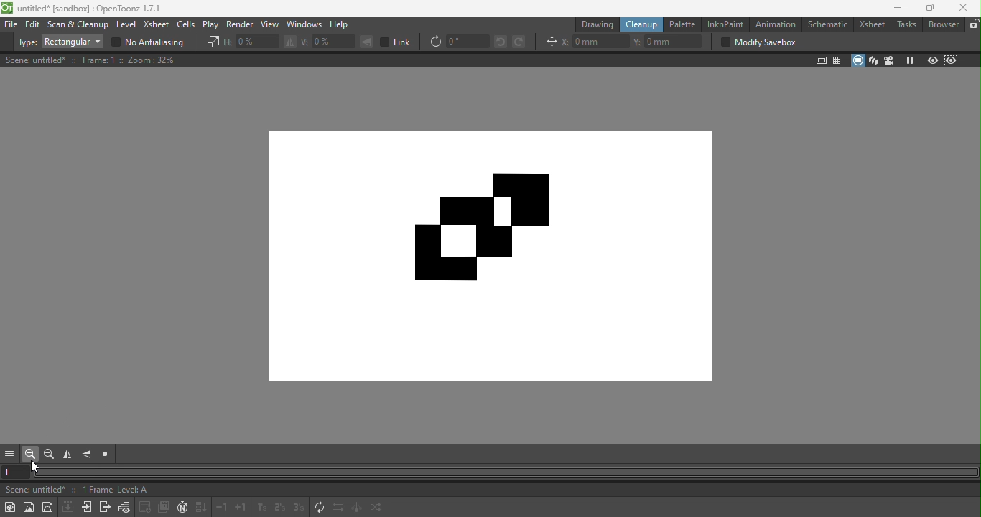 The width and height of the screenshot is (981, 517). Describe the element at coordinates (338, 508) in the screenshot. I see `Reverse` at that location.